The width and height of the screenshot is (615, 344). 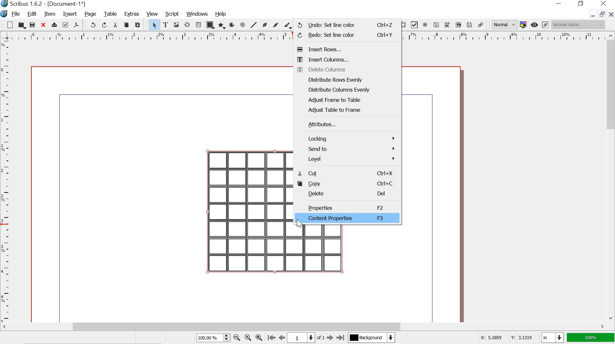 What do you see at coordinates (254, 24) in the screenshot?
I see `line` at bounding box center [254, 24].